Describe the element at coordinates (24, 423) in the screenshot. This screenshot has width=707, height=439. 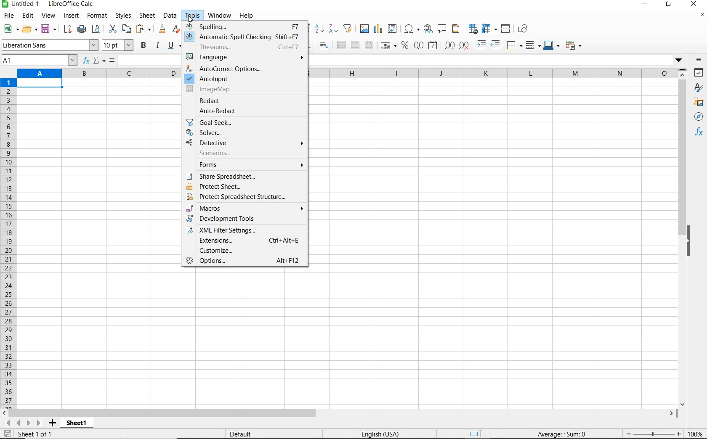
I see `MOVE SHEETS` at that location.